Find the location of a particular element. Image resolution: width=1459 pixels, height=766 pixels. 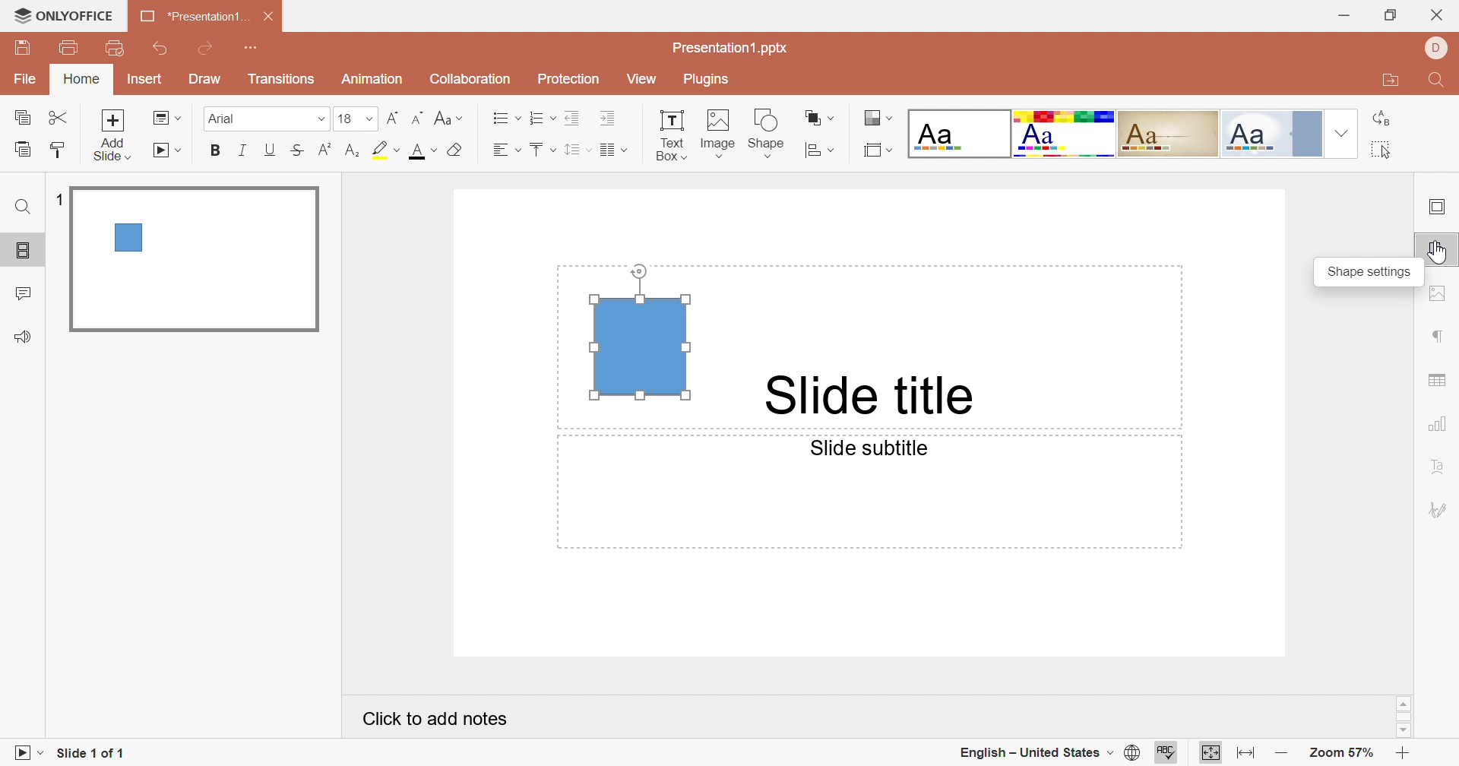

Minimize is located at coordinates (1343, 17).